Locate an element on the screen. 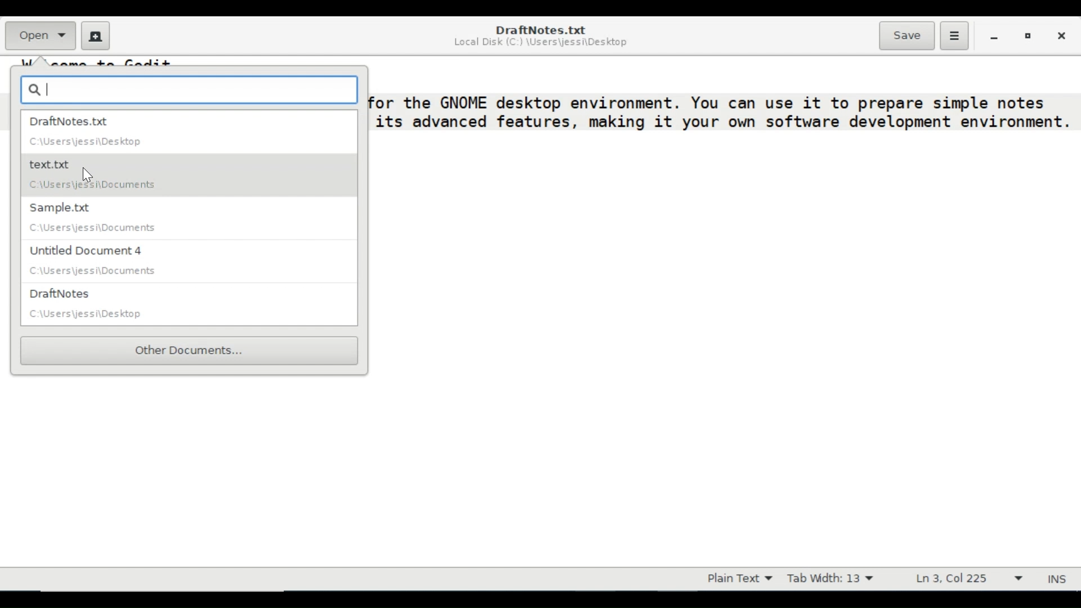 This screenshot has height=608, width=1081. Other Documents is located at coordinates (190, 350).